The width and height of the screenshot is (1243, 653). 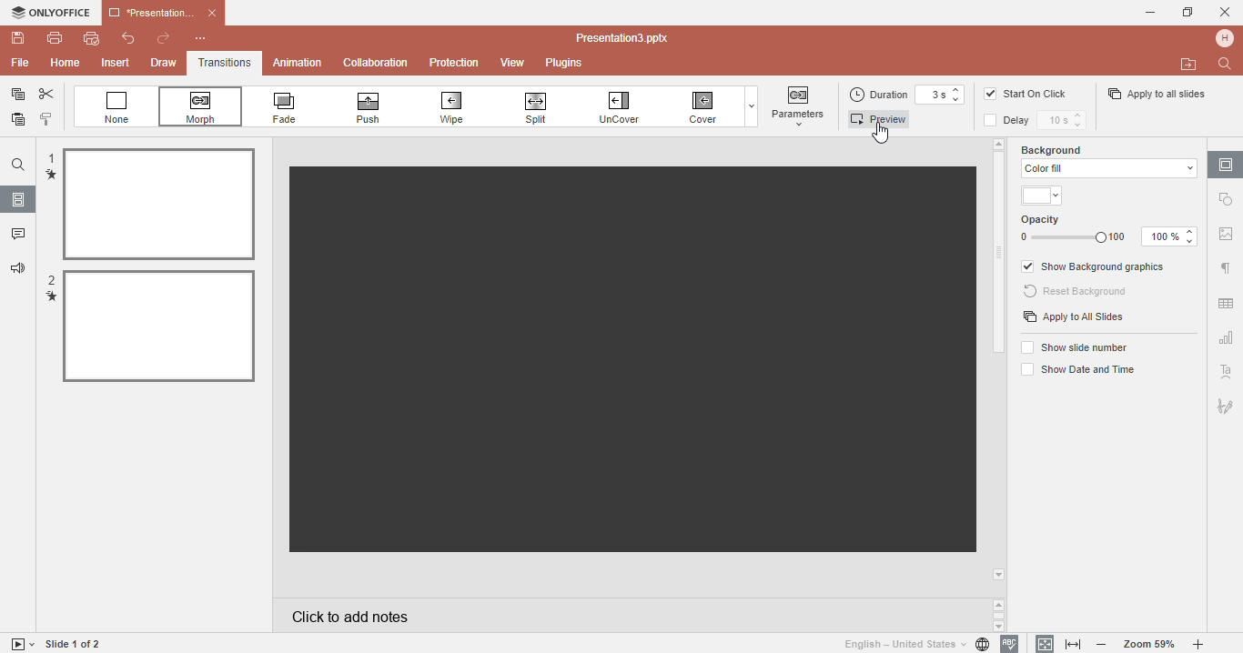 What do you see at coordinates (1074, 318) in the screenshot?
I see `Apply to all slides` at bounding box center [1074, 318].